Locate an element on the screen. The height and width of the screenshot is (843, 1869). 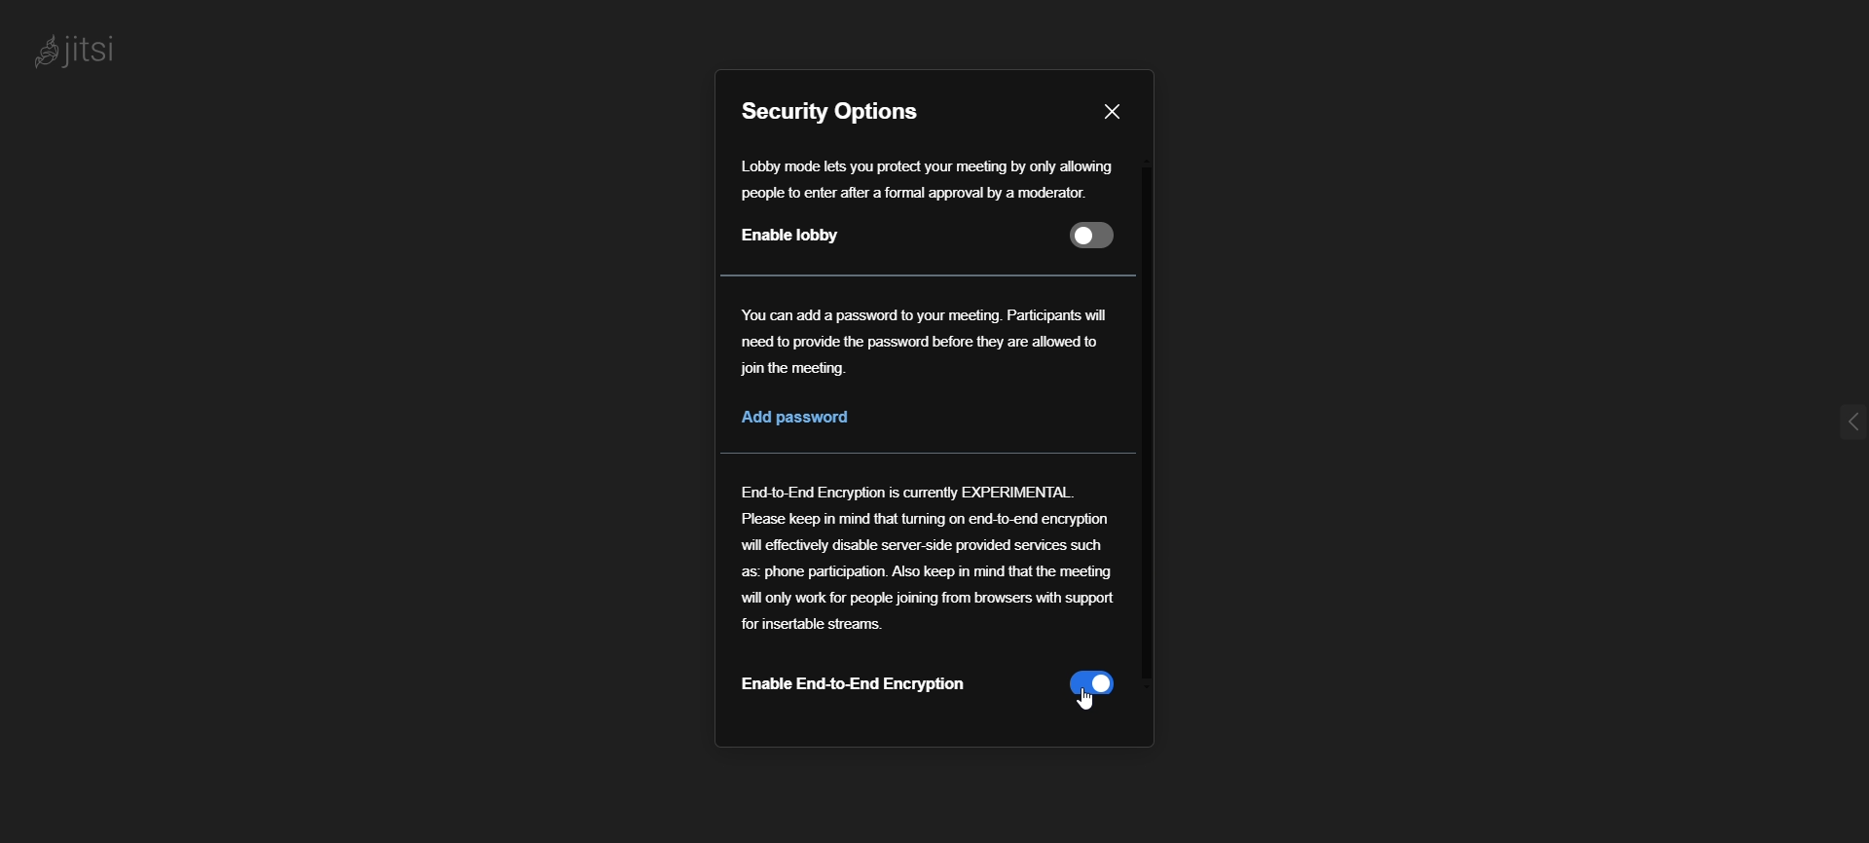
Lobby mode lets you protect your meeting by only allowing
people to enter after a formal approval by a moderator. is located at coordinates (928, 177).